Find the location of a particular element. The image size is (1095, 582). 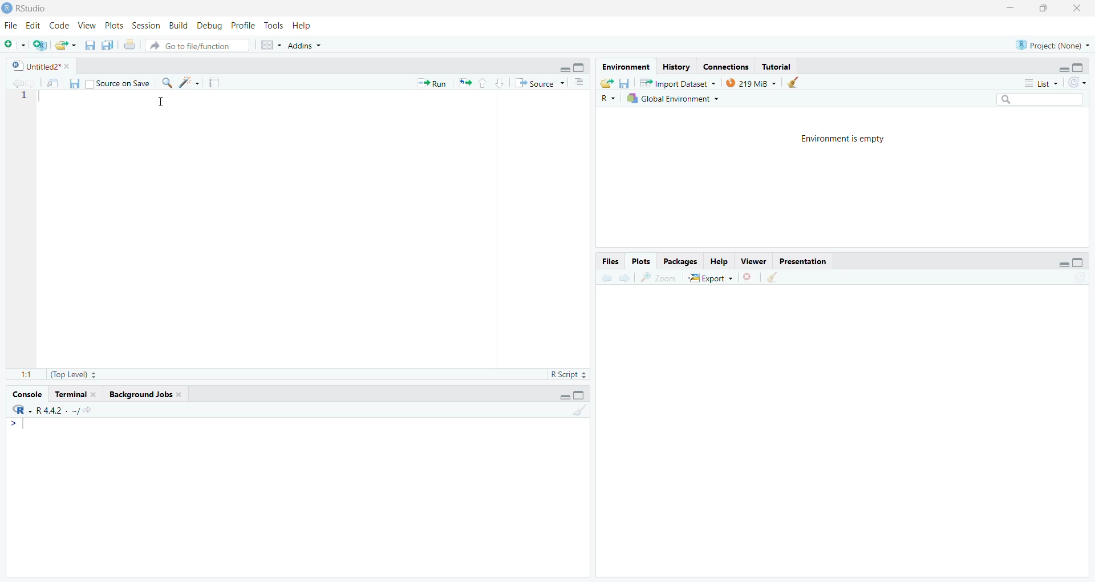

Debug is located at coordinates (210, 25).